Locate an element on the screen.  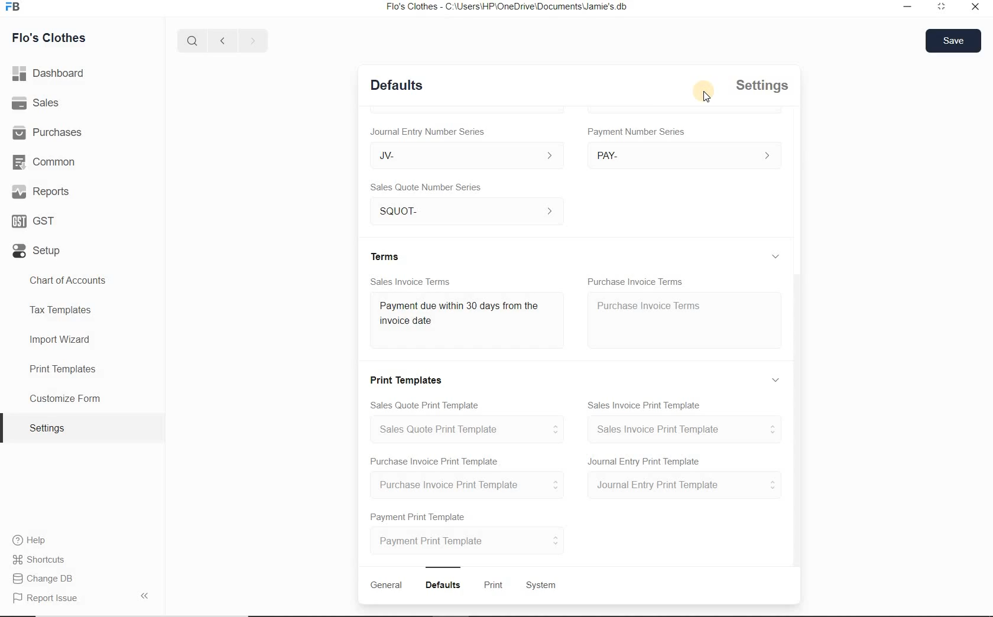
Payment Print Template is located at coordinates (469, 540).